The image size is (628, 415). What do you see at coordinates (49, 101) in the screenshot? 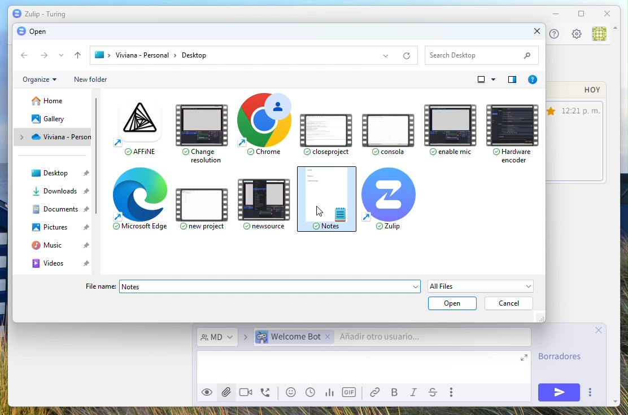
I see `Home` at bounding box center [49, 101].